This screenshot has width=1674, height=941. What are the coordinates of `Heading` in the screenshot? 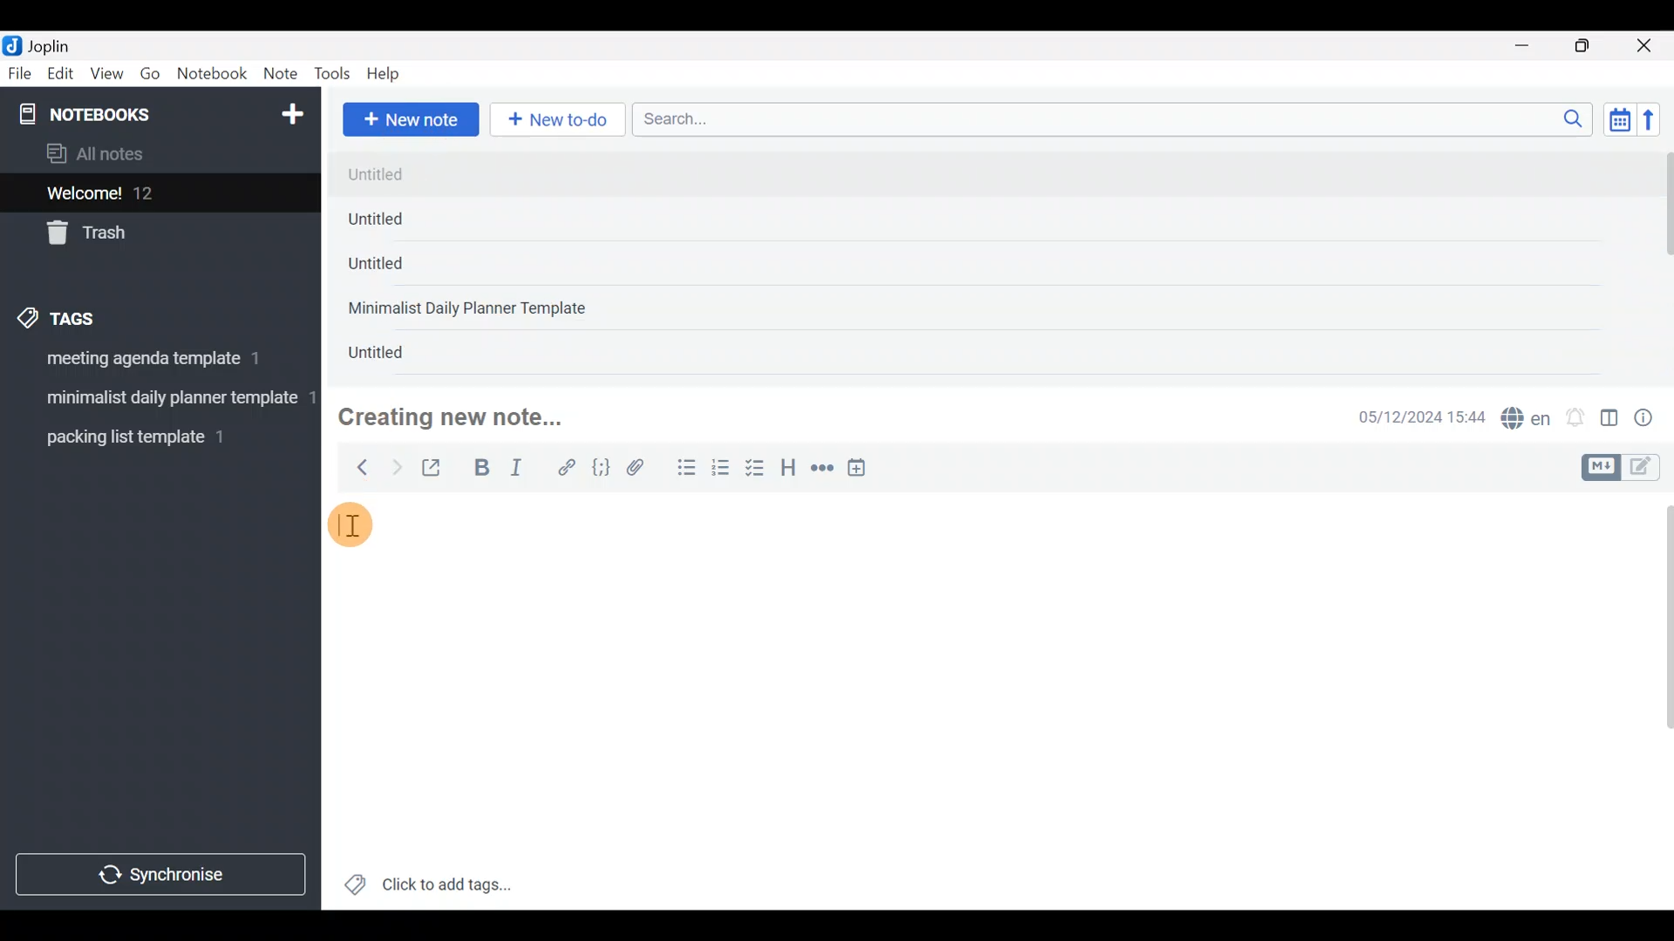 It's located at (789, 470).